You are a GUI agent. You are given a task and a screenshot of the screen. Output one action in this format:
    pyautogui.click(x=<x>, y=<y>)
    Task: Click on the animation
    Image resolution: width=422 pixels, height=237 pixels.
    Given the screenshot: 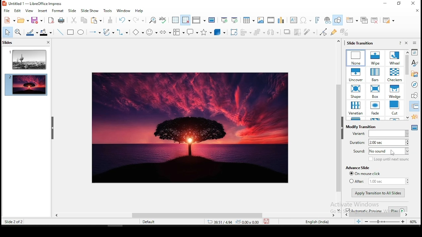 What is the action you would take?
    pyautogui.click(x=414, y=116)
    